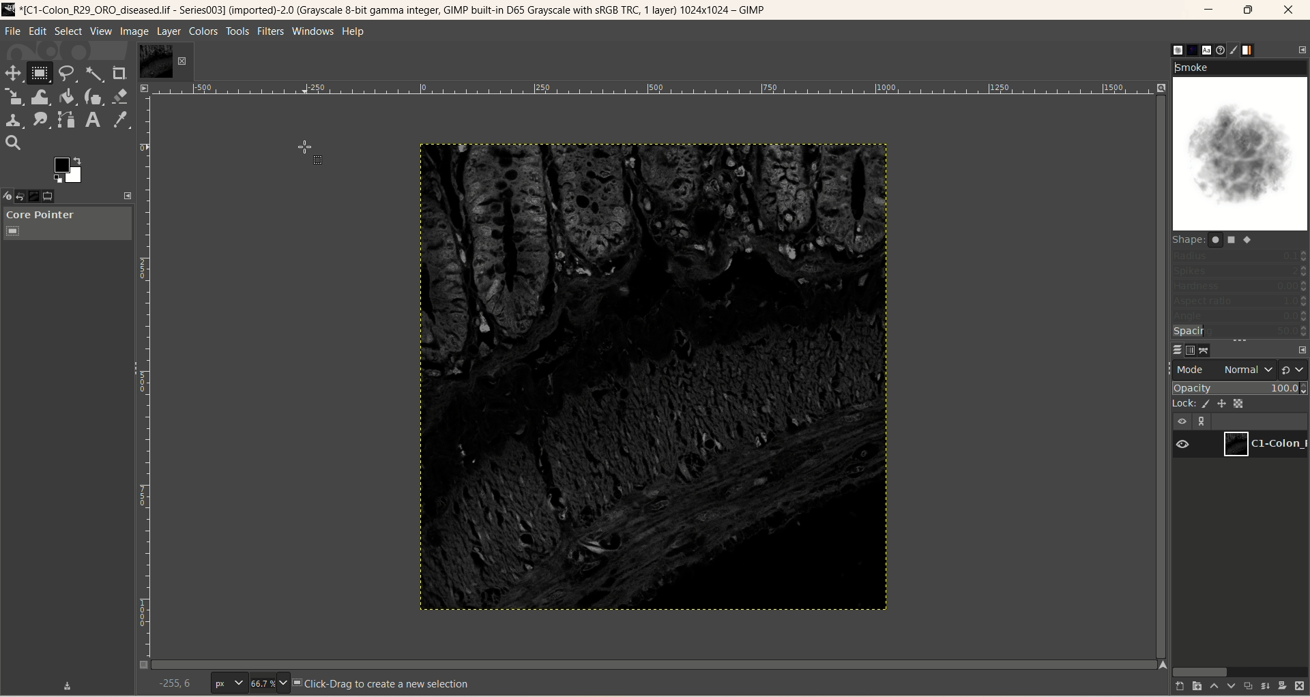 The height and width of the screenshot is (697, 1310). Describe the element at coordinates (204, 31) in the screenshot. I see `colors` at that location.